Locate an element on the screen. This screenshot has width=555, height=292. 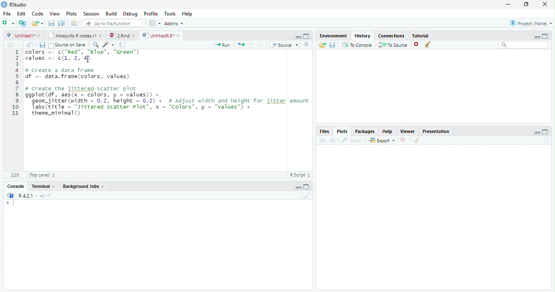
Go forward to next source location is located at coordinates (18, 45).